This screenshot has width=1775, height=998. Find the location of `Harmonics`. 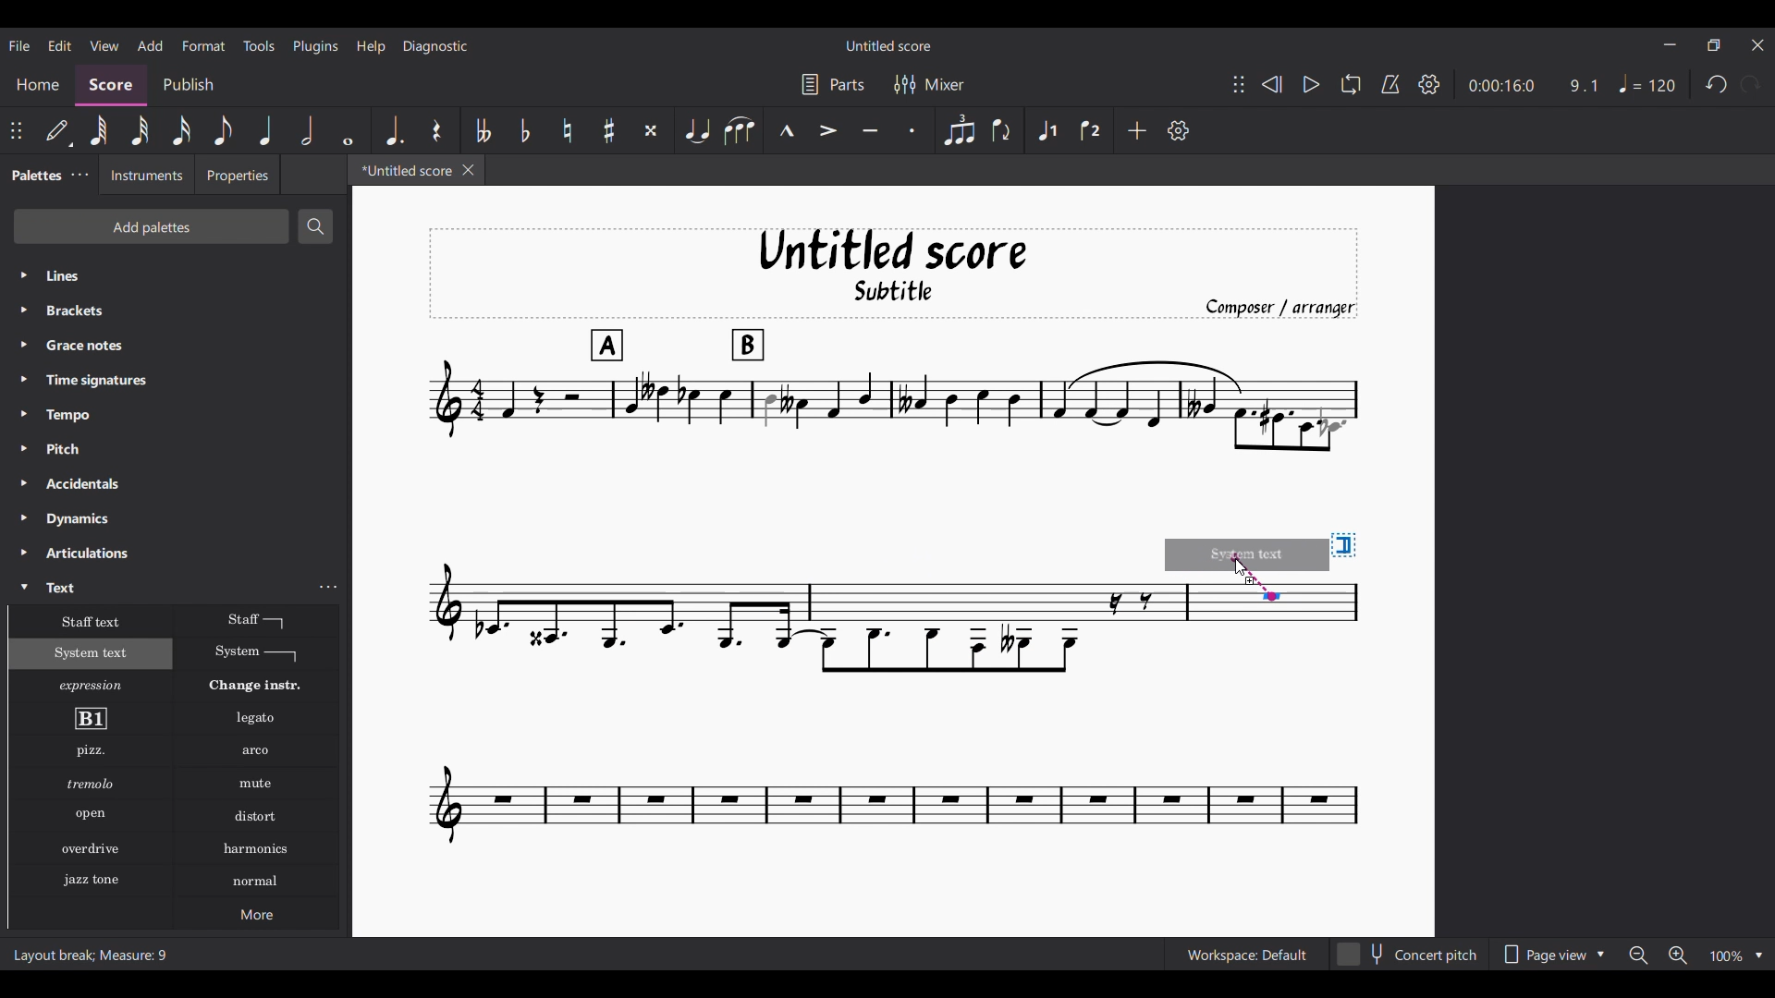

Harmonics is located at coordinates (255, 849).